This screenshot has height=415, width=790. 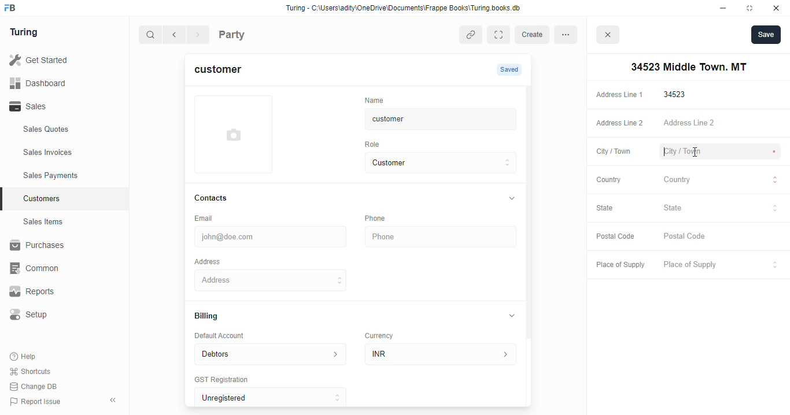 I want to click on Party, so click(x=256, y=34).